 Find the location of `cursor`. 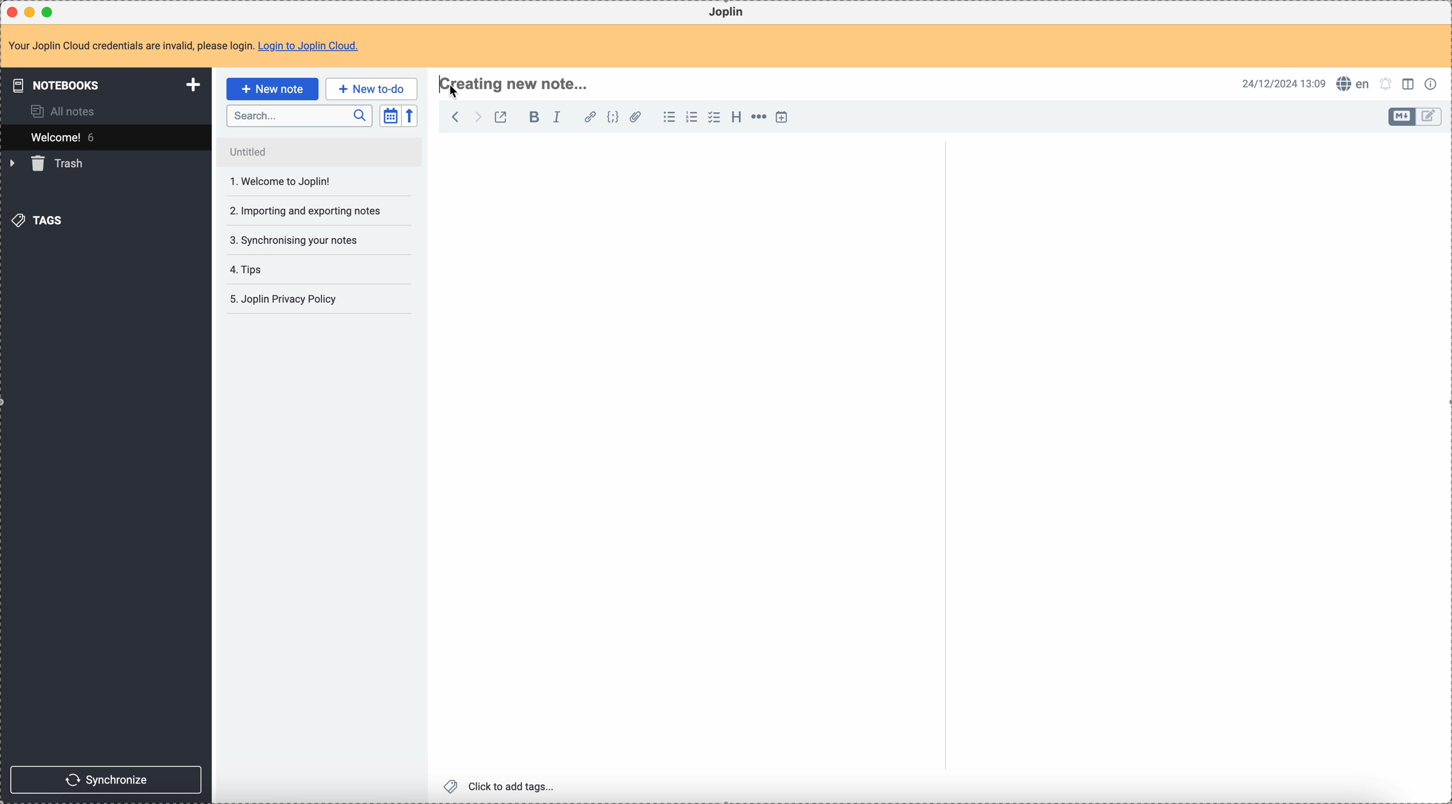

cursor is located at coordinates (455, 92).